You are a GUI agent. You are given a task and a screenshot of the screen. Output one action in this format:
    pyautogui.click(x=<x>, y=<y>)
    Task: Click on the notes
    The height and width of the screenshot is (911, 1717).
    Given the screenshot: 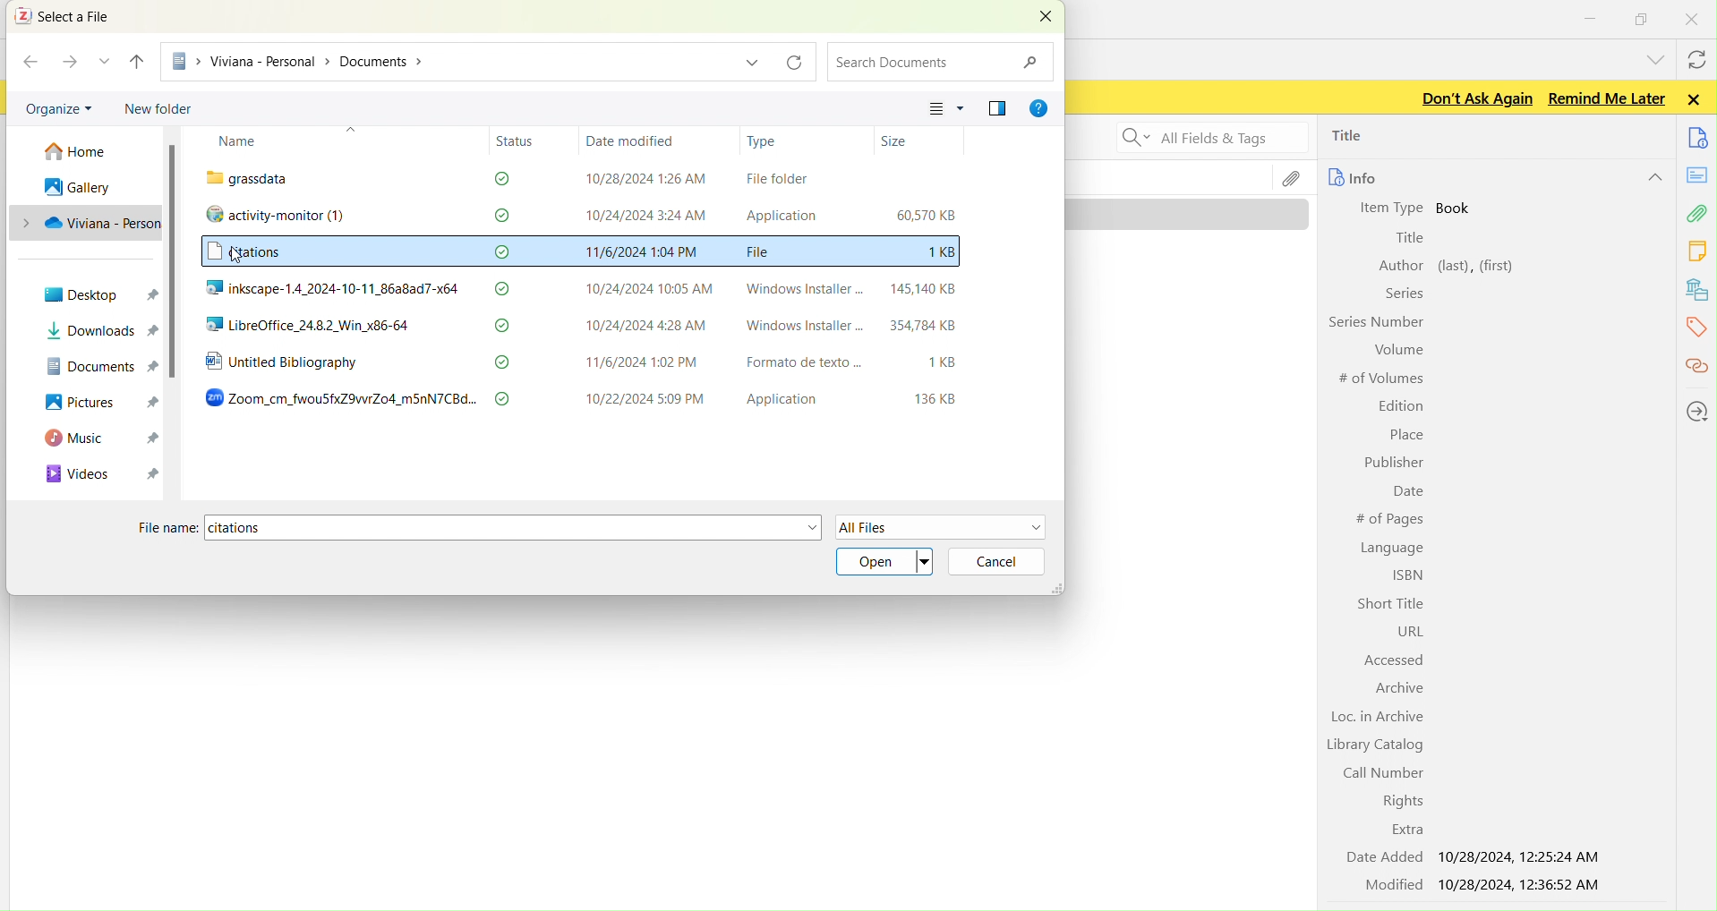 What is the action you would take?
    pyautogui.click(x=1699, y=250)
    